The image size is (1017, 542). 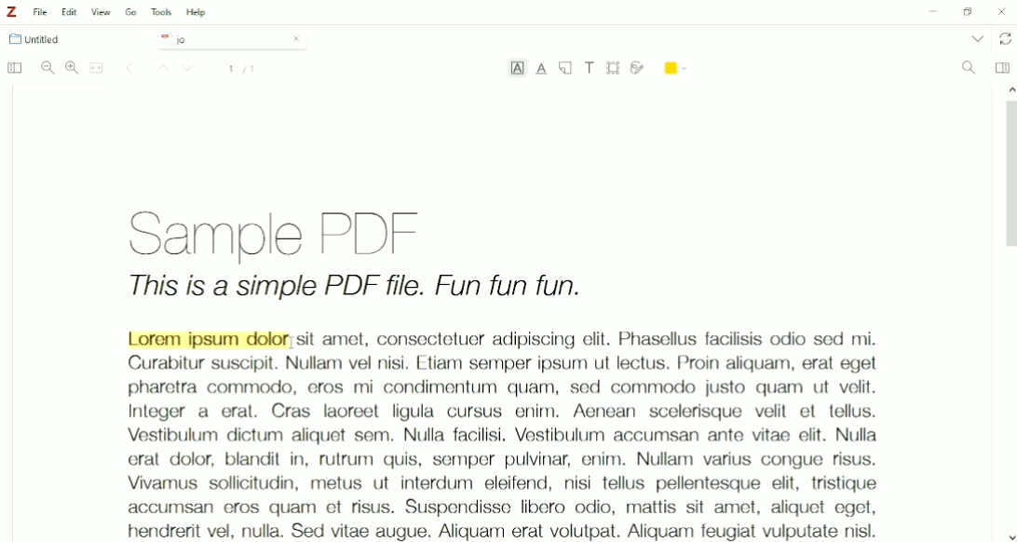 I want to click on Select Area, so click(x=614, y=67).